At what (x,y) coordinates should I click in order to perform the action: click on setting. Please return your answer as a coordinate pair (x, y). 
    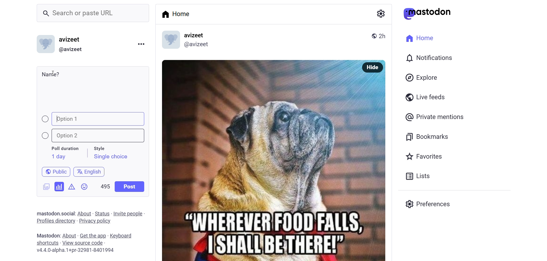
    Looking at the image, I should click on (380, 13).